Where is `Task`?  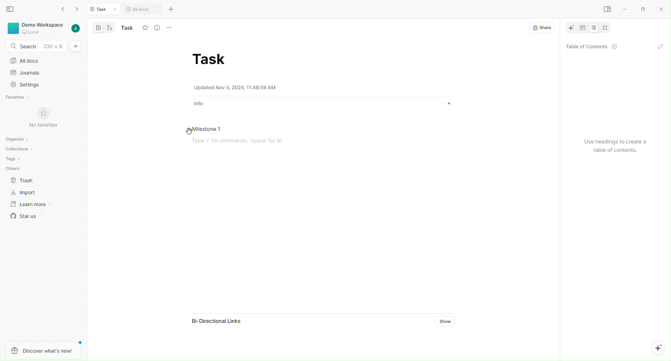
Task is located at coordinates (211, 59).